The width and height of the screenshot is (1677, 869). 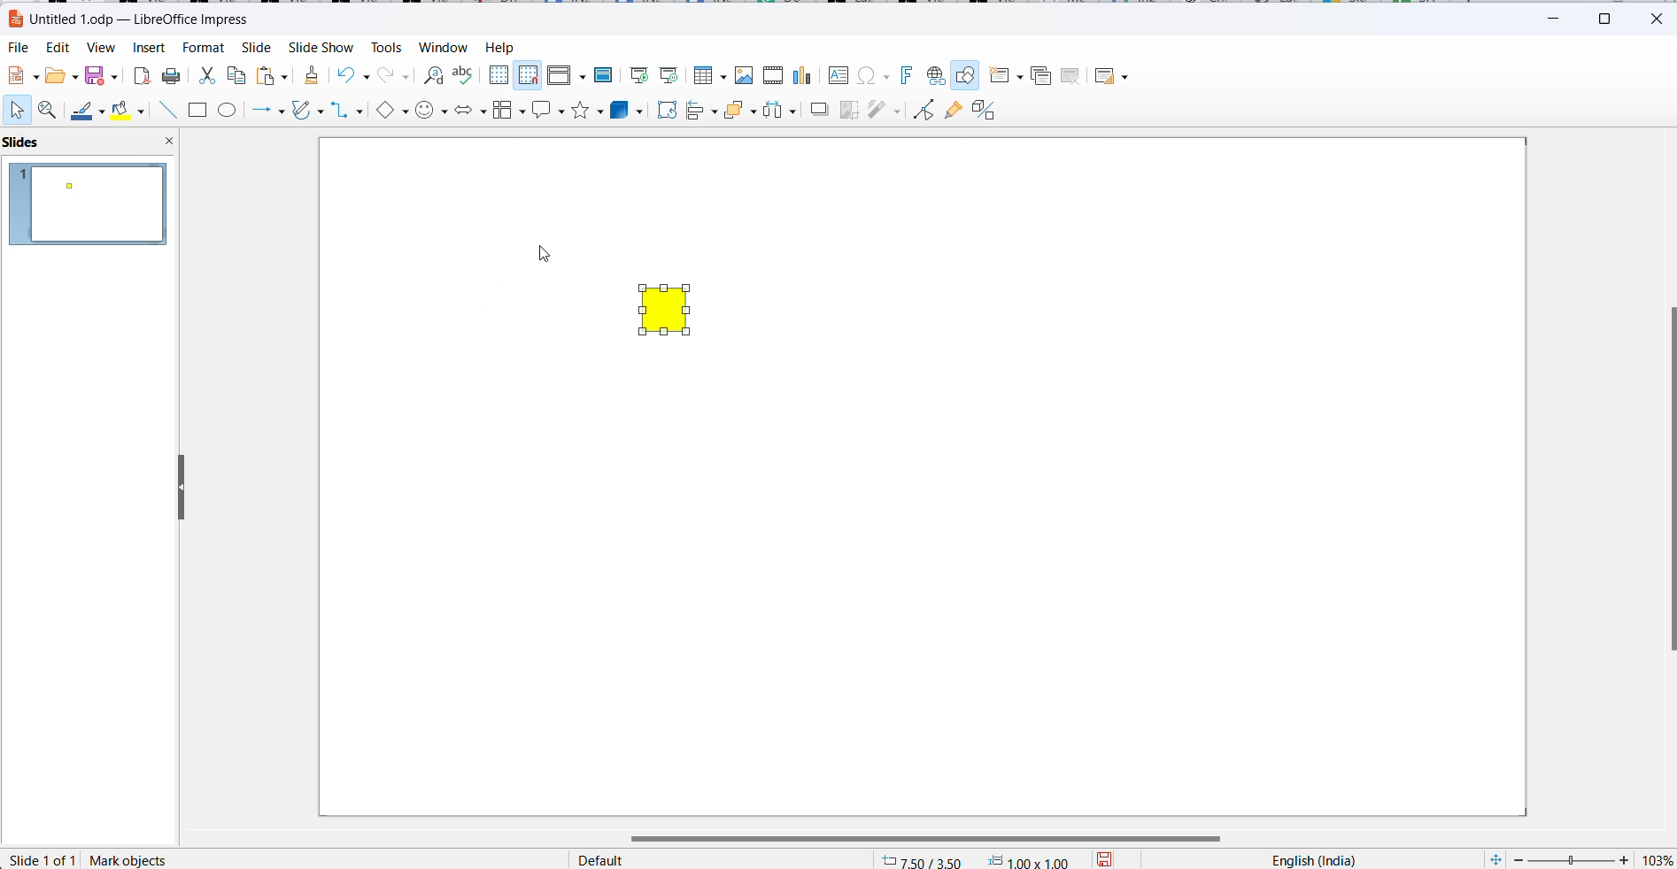 What do you see at coordinates (1558, 16) in the screenshot?
I see `minimize` at bounding box center [1558, 16].